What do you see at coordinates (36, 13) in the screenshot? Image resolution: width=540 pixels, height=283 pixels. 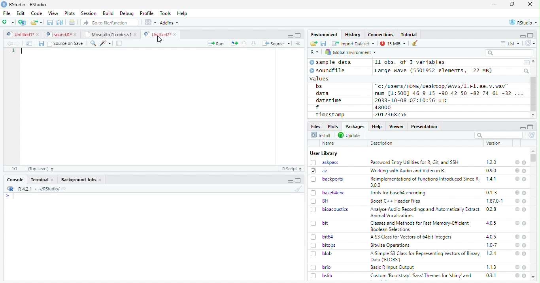 I see `Code` at bounding box center [36, 13].